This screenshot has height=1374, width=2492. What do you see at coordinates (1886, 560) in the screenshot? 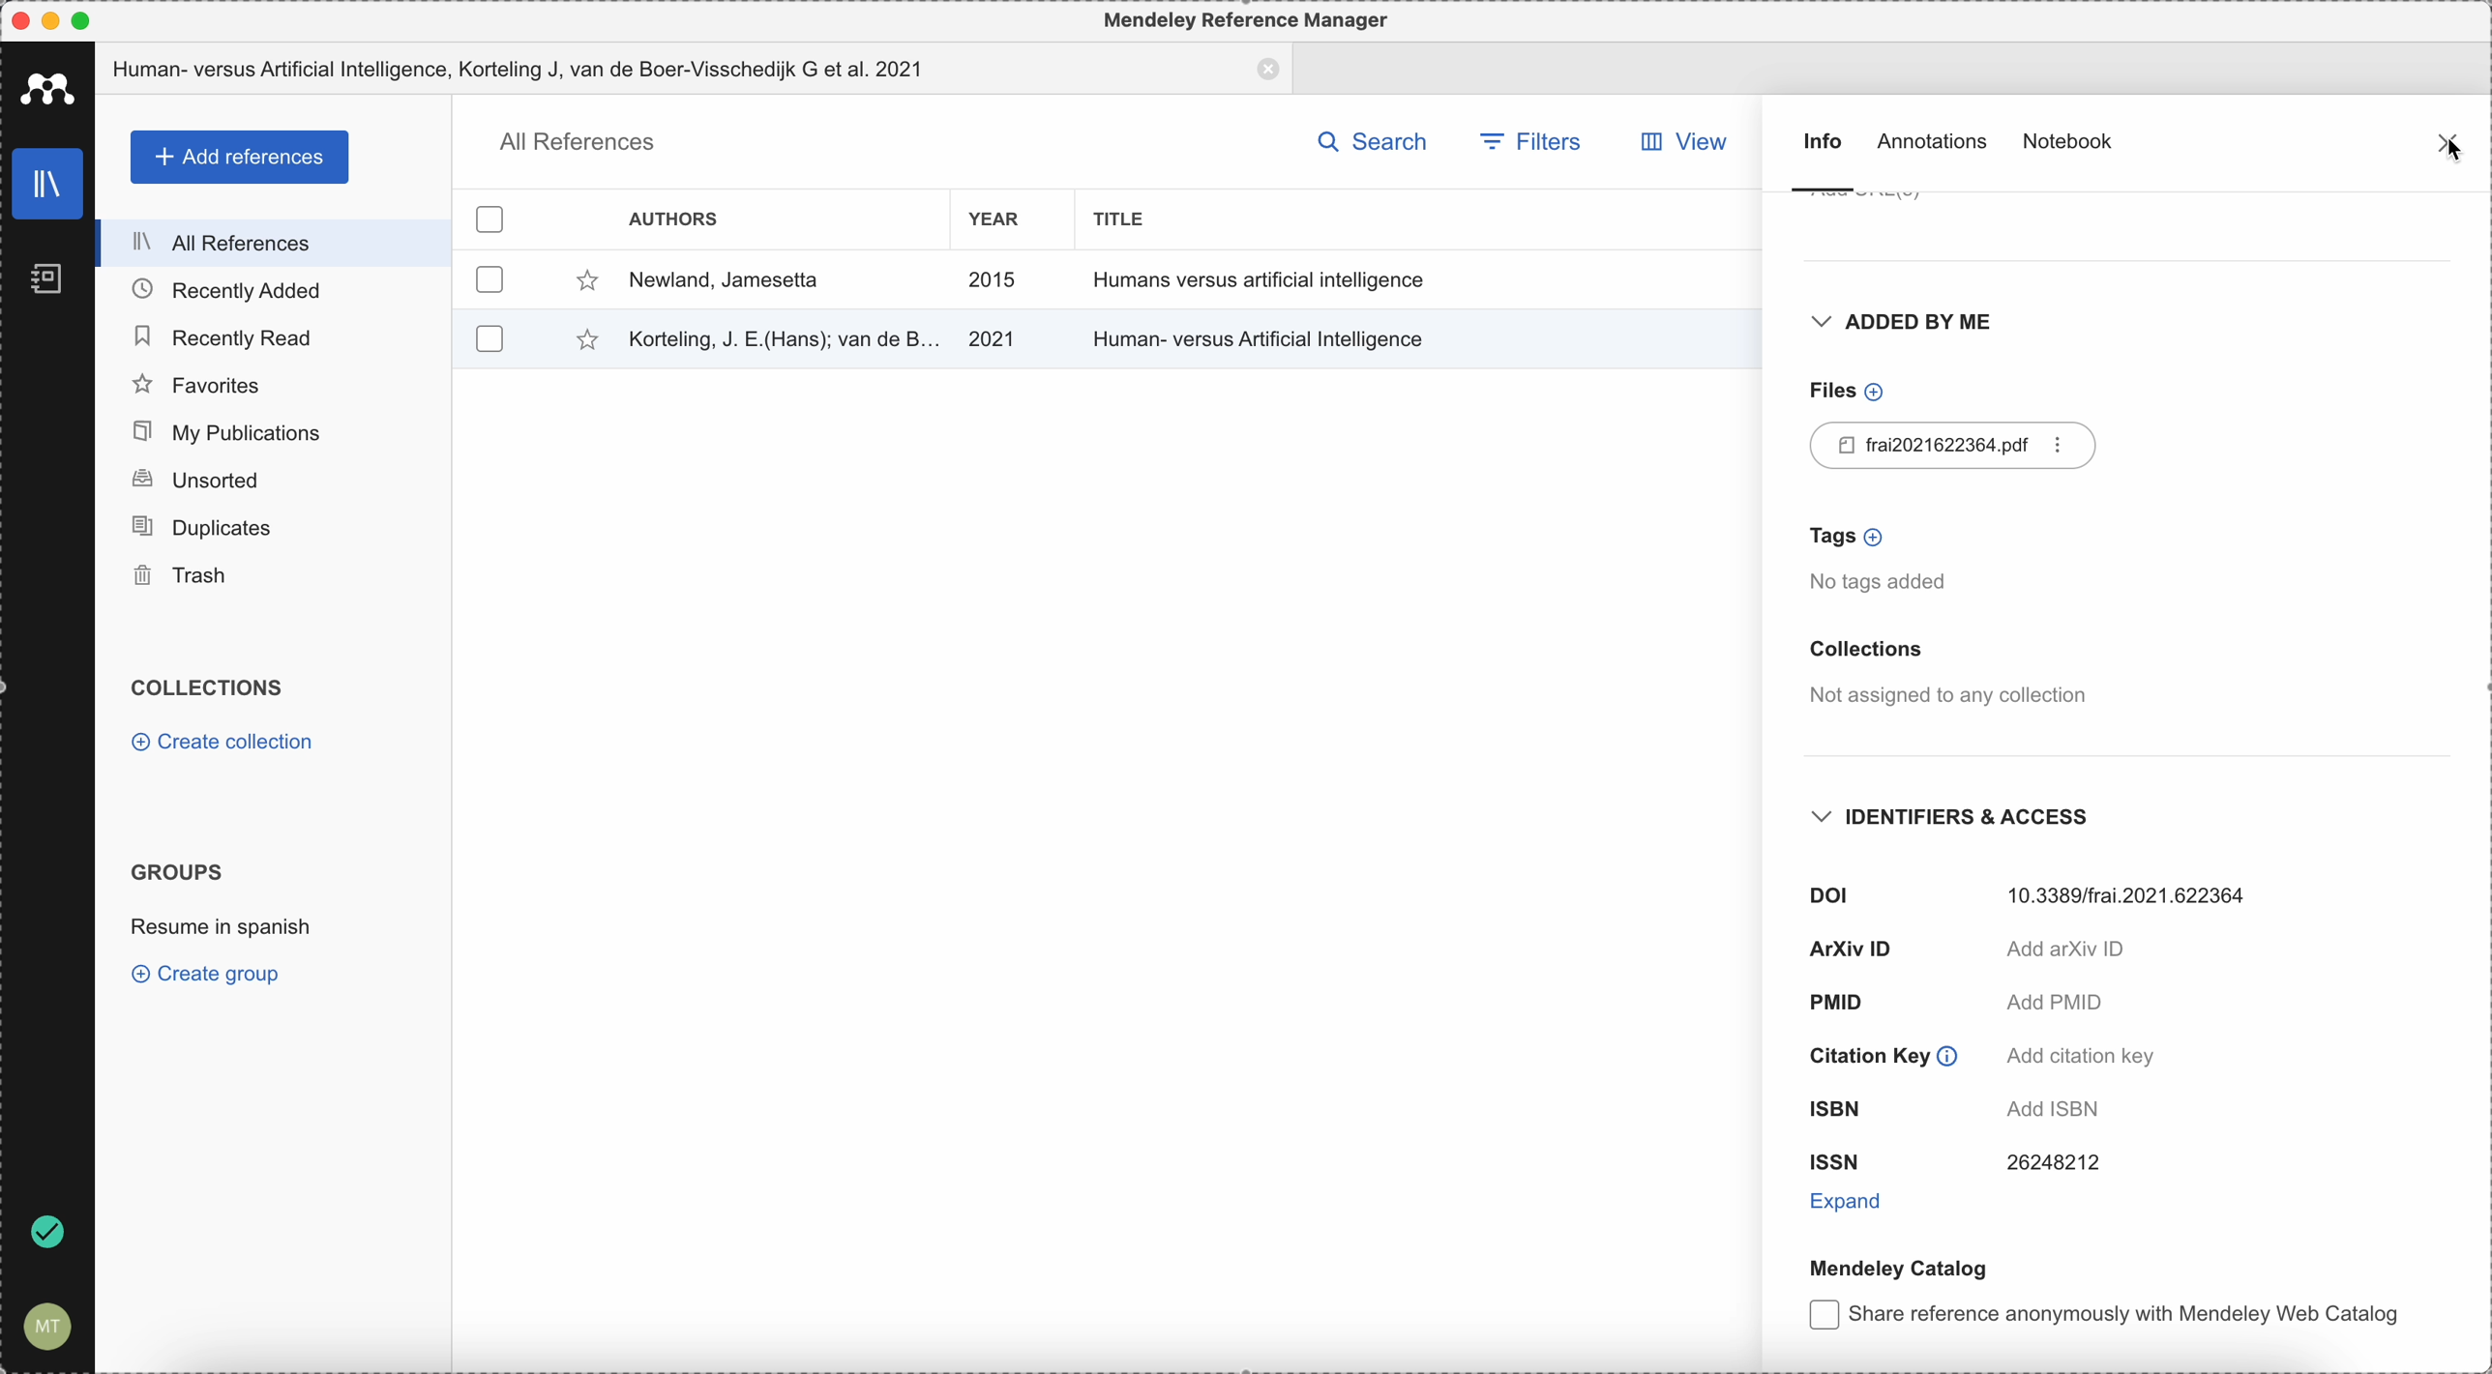
I see `tags no tags added` at bounding box center [1886, 560].